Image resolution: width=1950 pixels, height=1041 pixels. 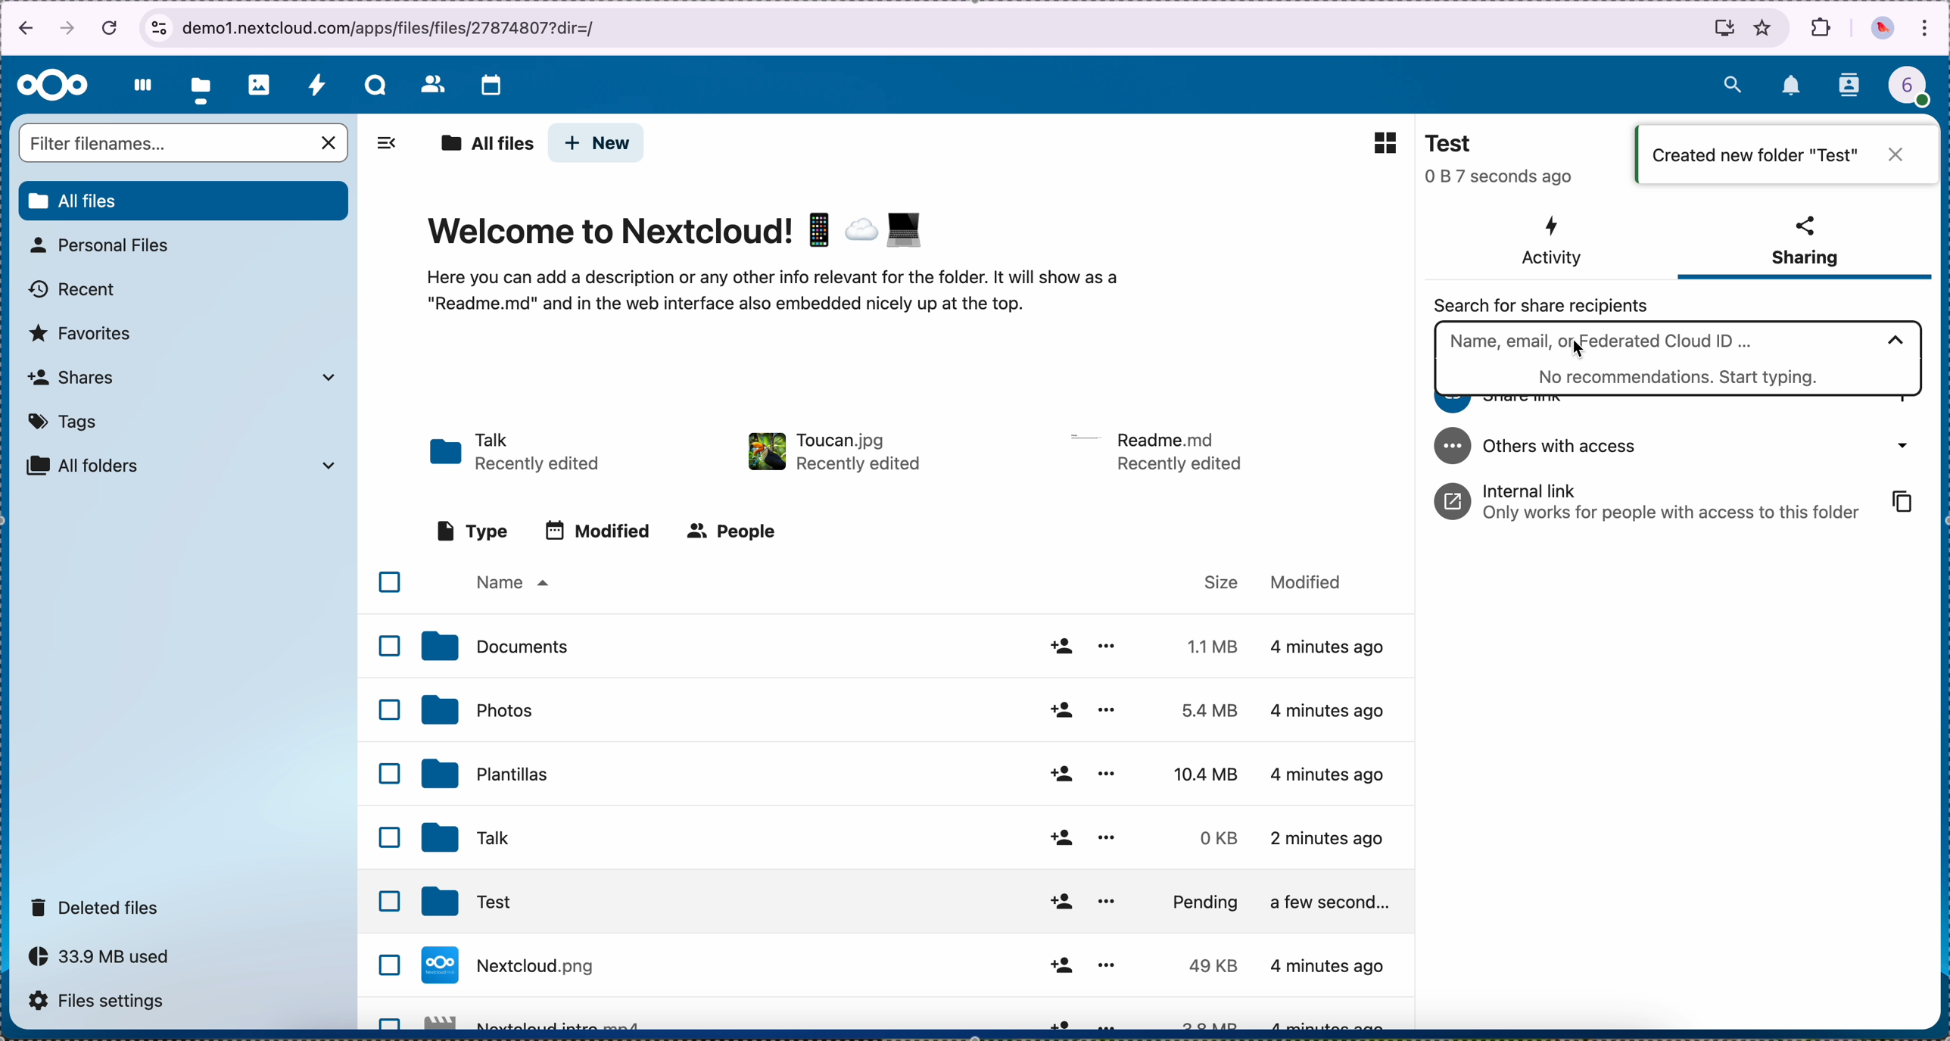 I want to click on click on files button, so click(x=204, y=86).